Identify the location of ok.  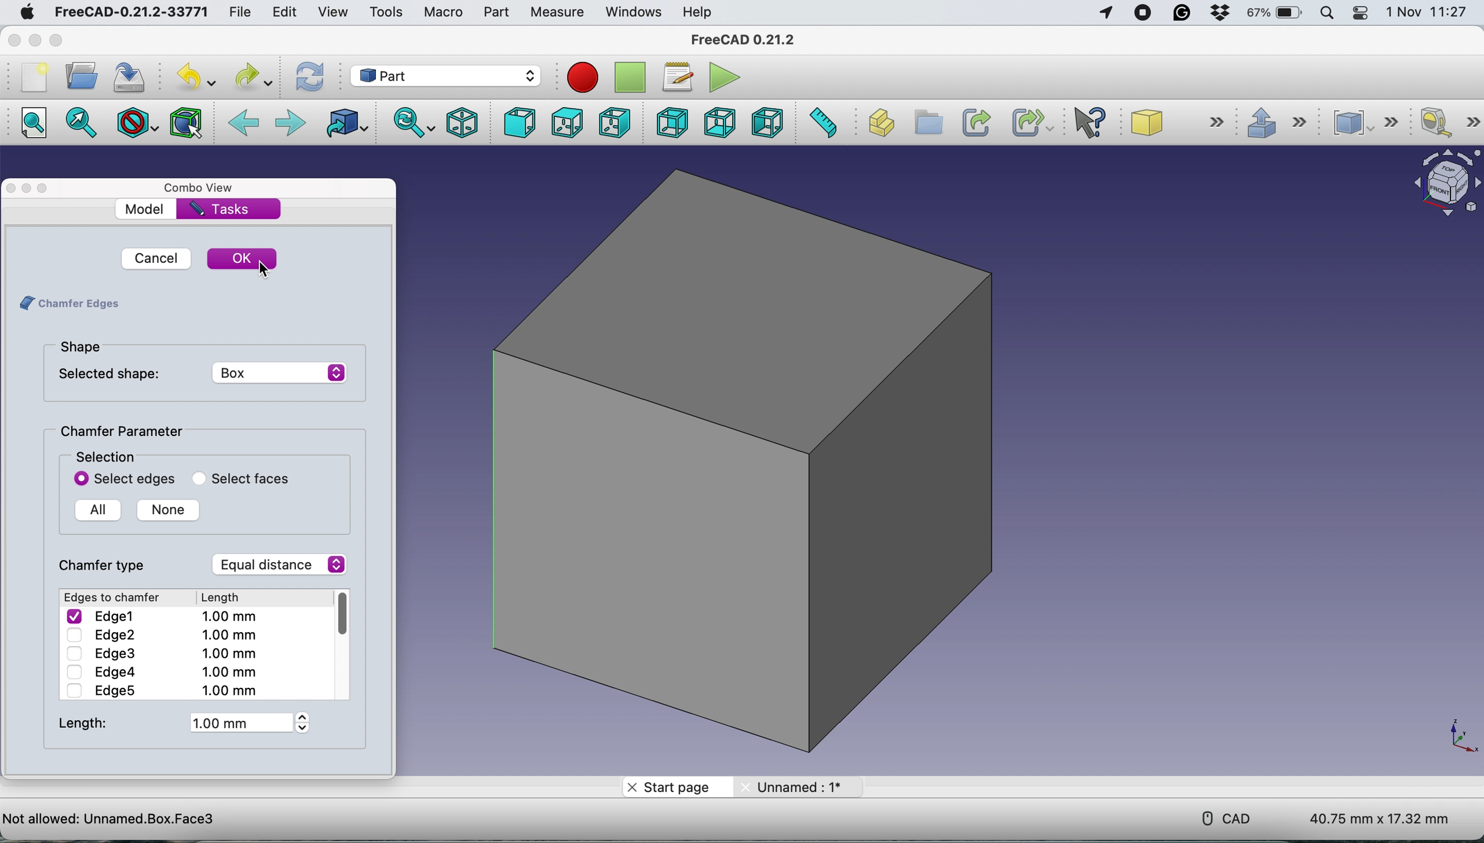
(236, 258).